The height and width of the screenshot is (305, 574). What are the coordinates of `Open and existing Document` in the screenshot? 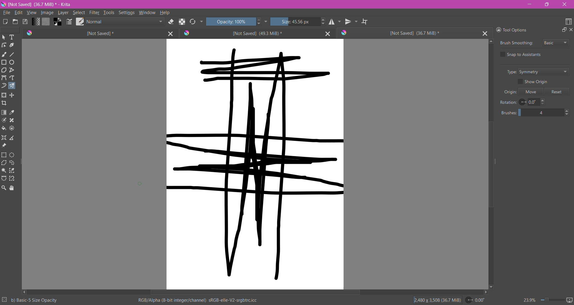 It's located at (15, 22).